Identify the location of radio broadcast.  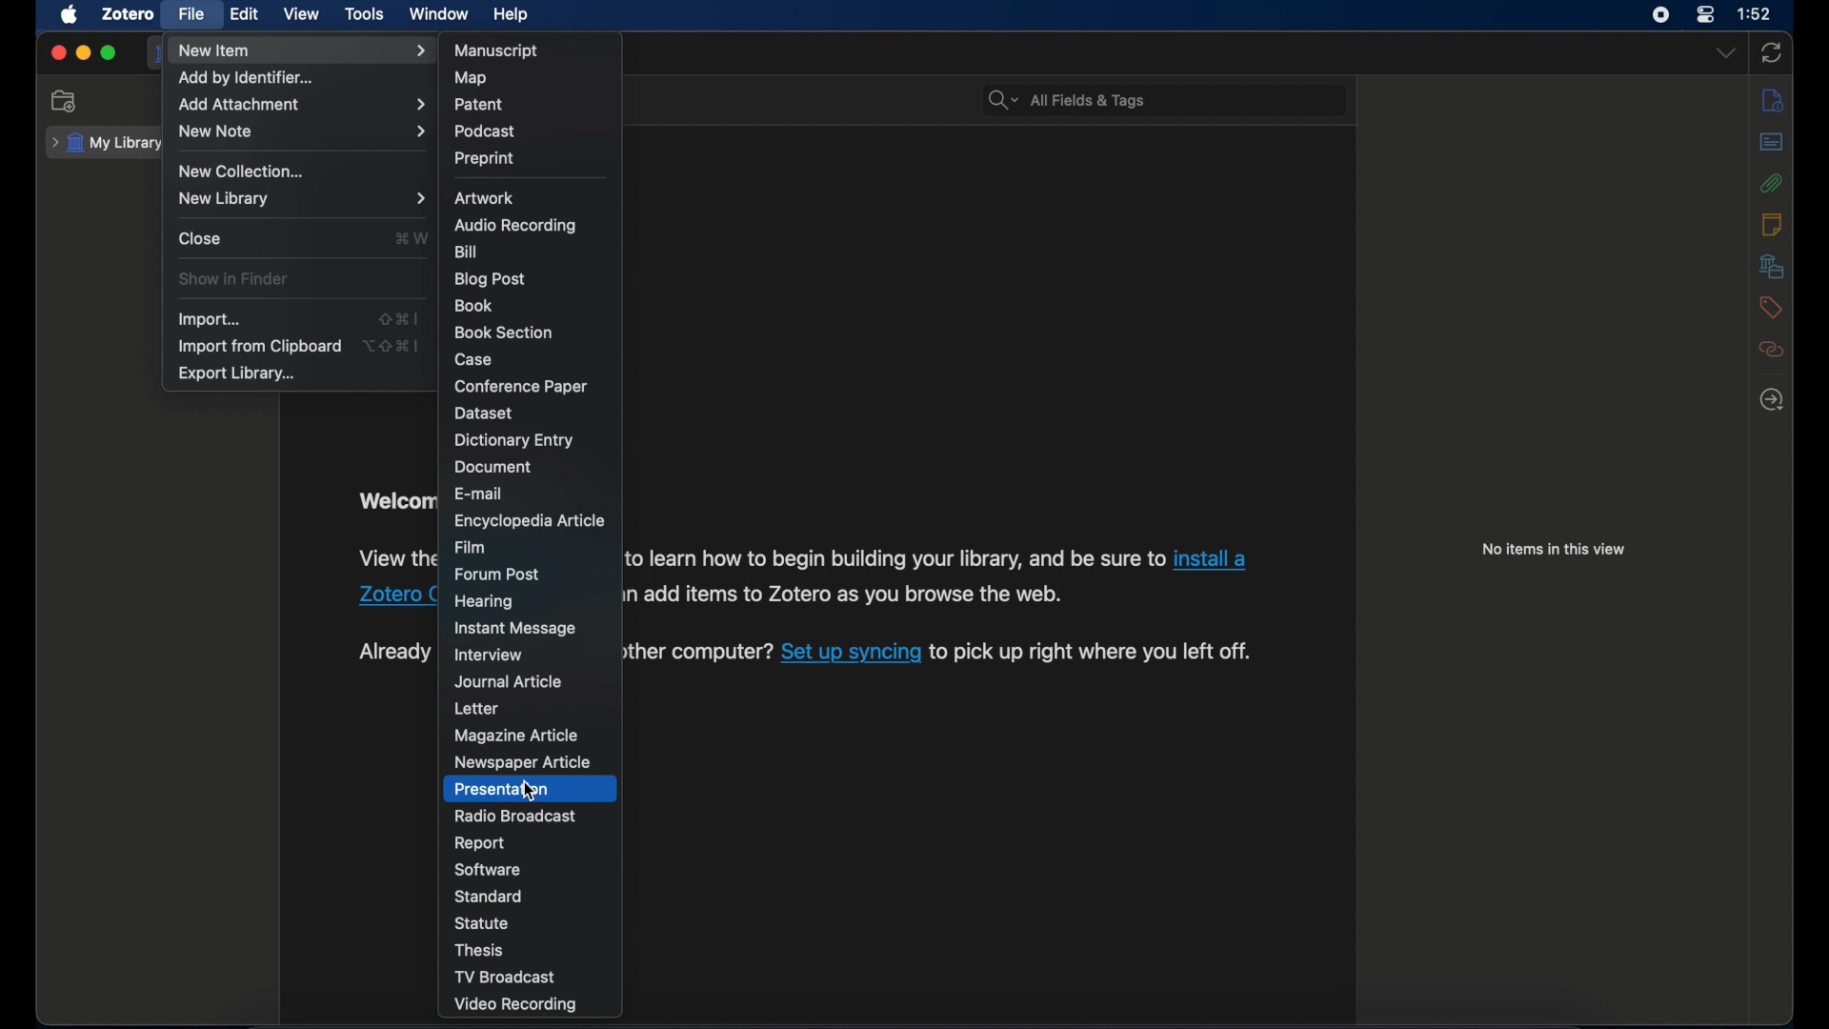
(514, 816).